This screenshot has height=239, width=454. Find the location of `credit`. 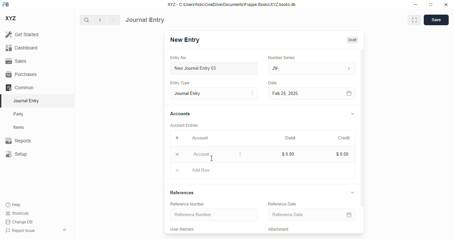

credit is located at coordinates (345, 138).